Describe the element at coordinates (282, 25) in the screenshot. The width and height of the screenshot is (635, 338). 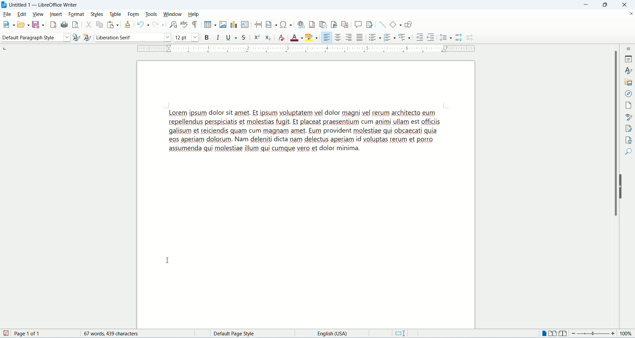
I see `insert special character` at that location.